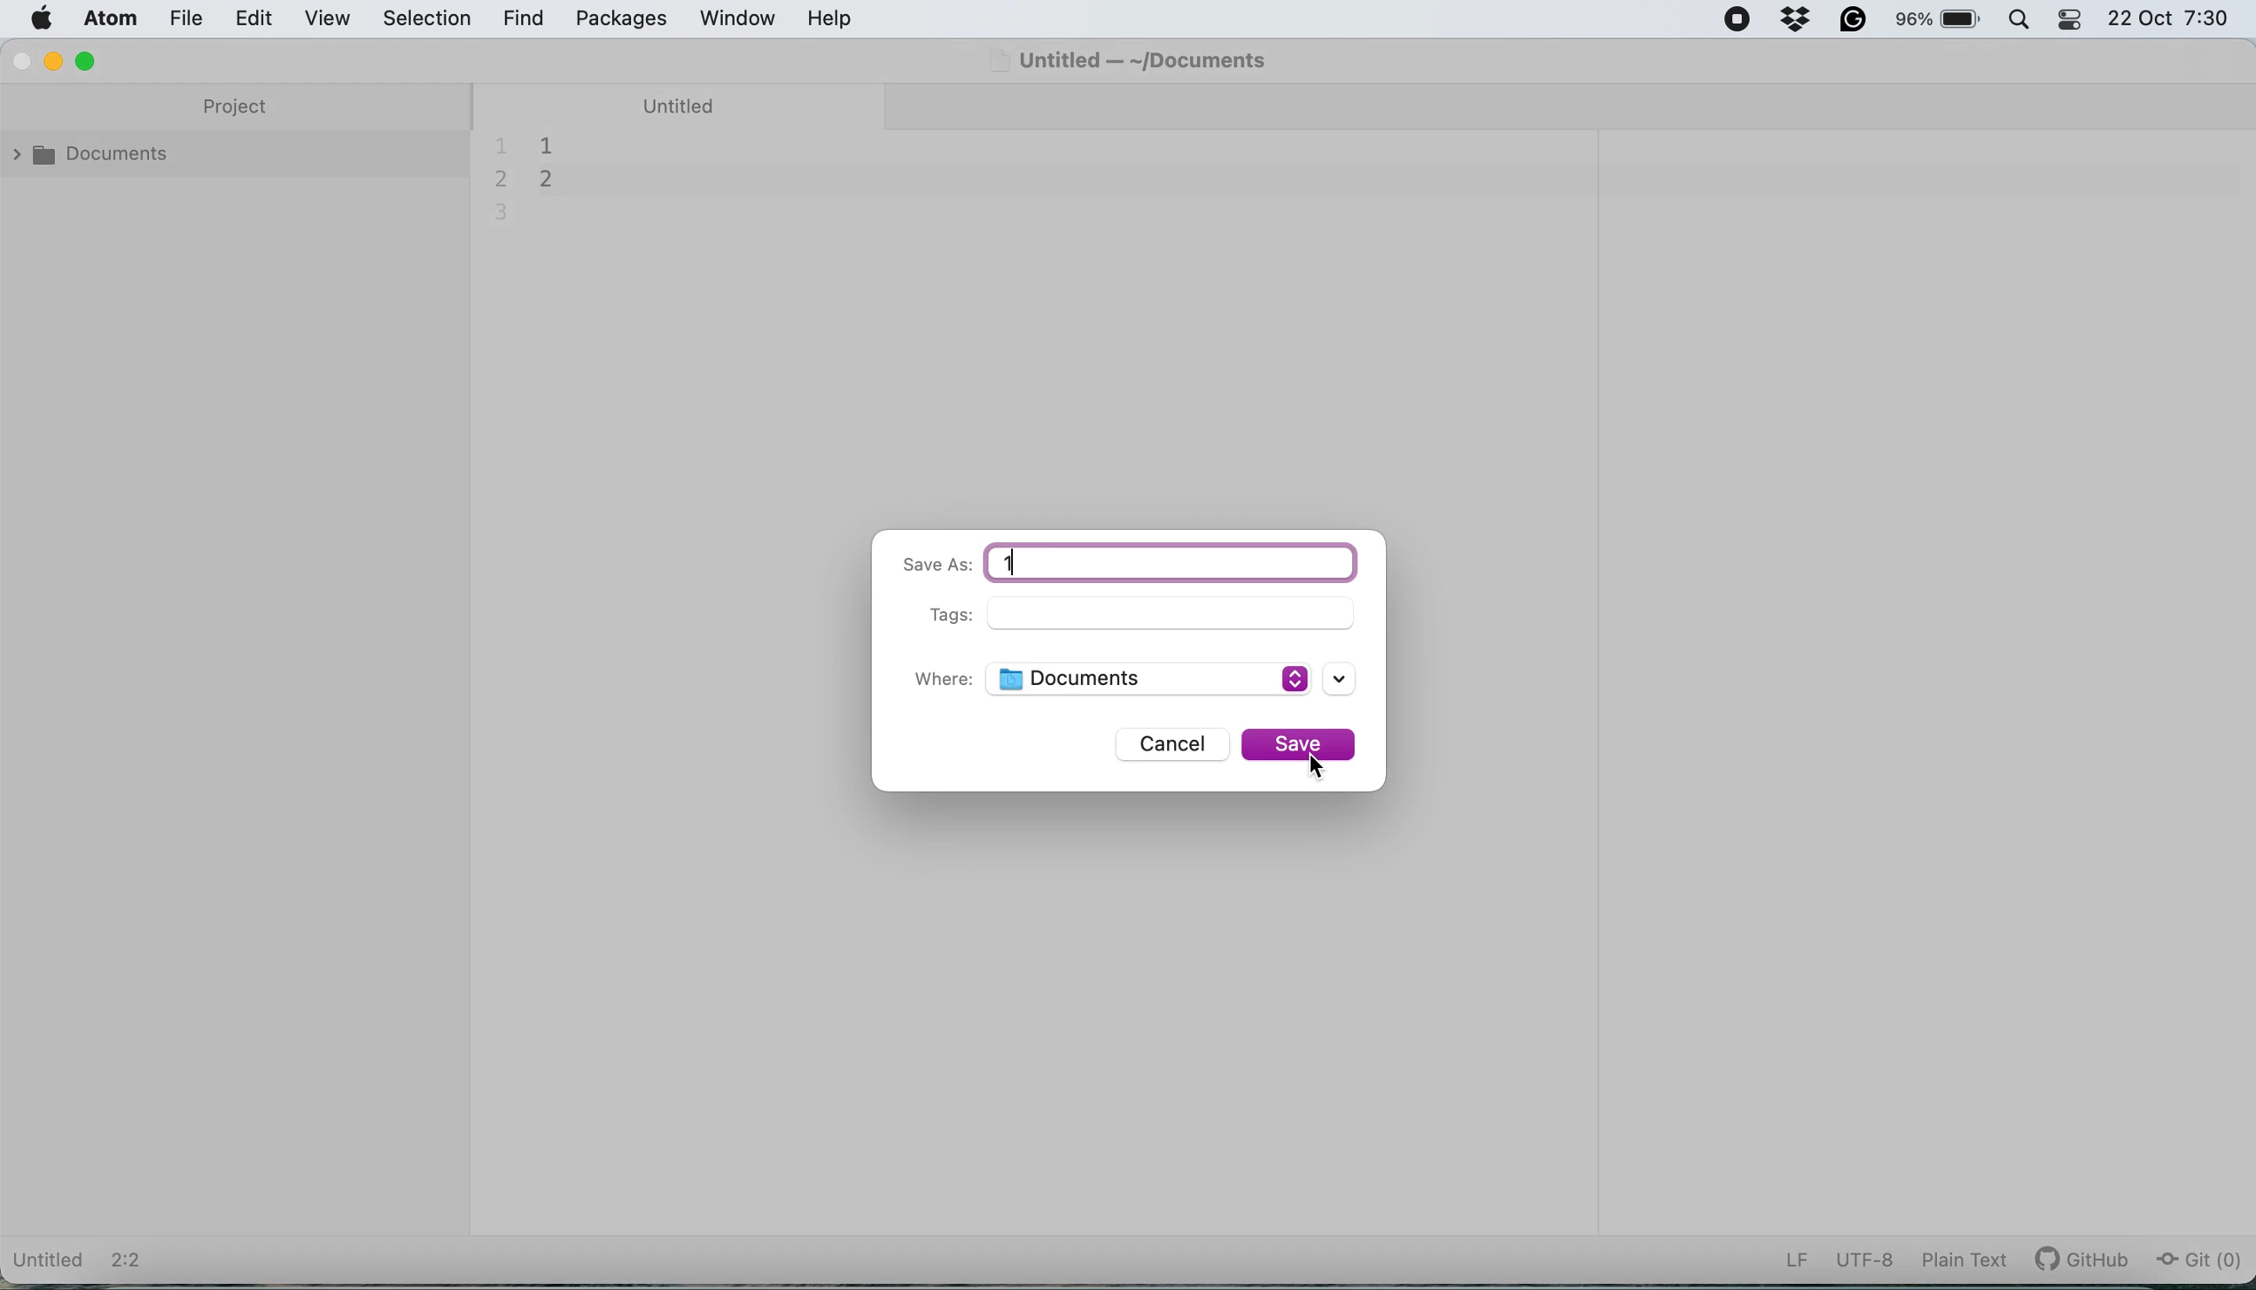  I want to click on cursor, so click(1320, 767).